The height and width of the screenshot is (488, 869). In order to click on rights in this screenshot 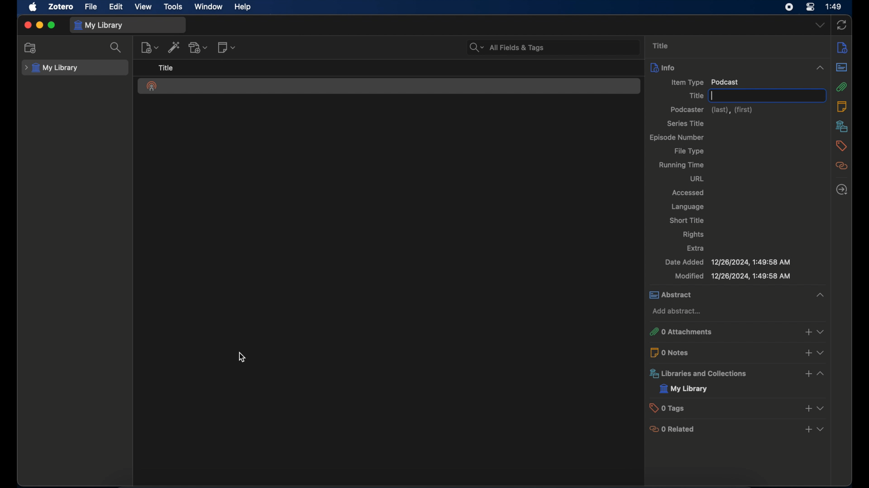, I will do `click(695, 234)`.